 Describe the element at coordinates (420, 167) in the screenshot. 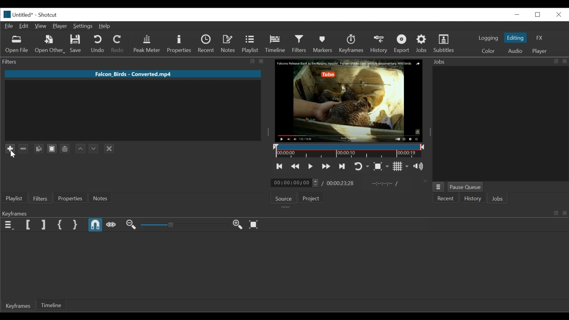

I see `Show the volume control` at that location.